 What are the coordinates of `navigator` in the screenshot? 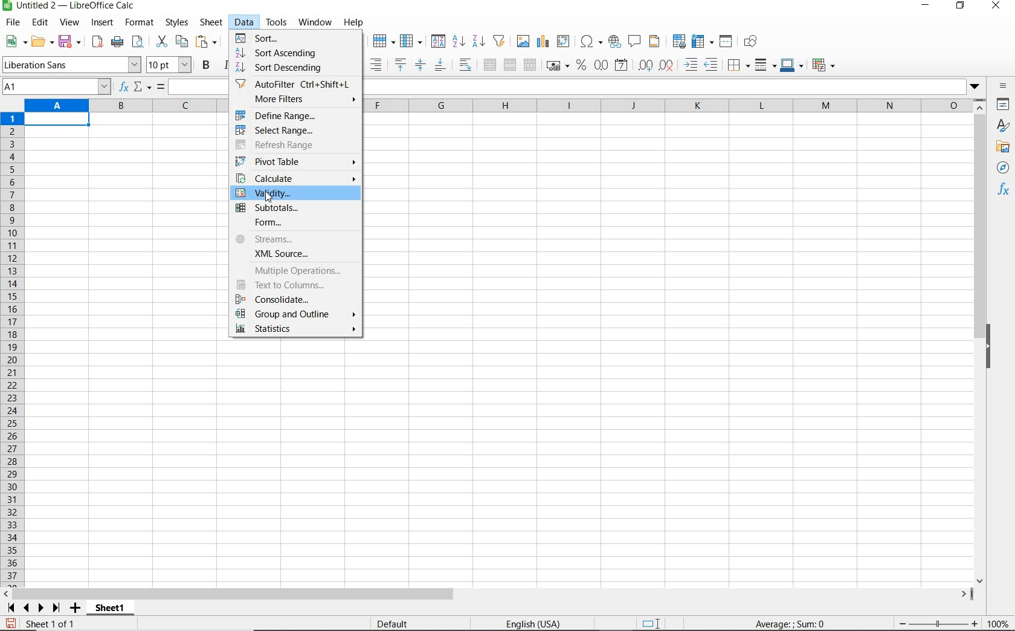 It's located at (1005, 170).